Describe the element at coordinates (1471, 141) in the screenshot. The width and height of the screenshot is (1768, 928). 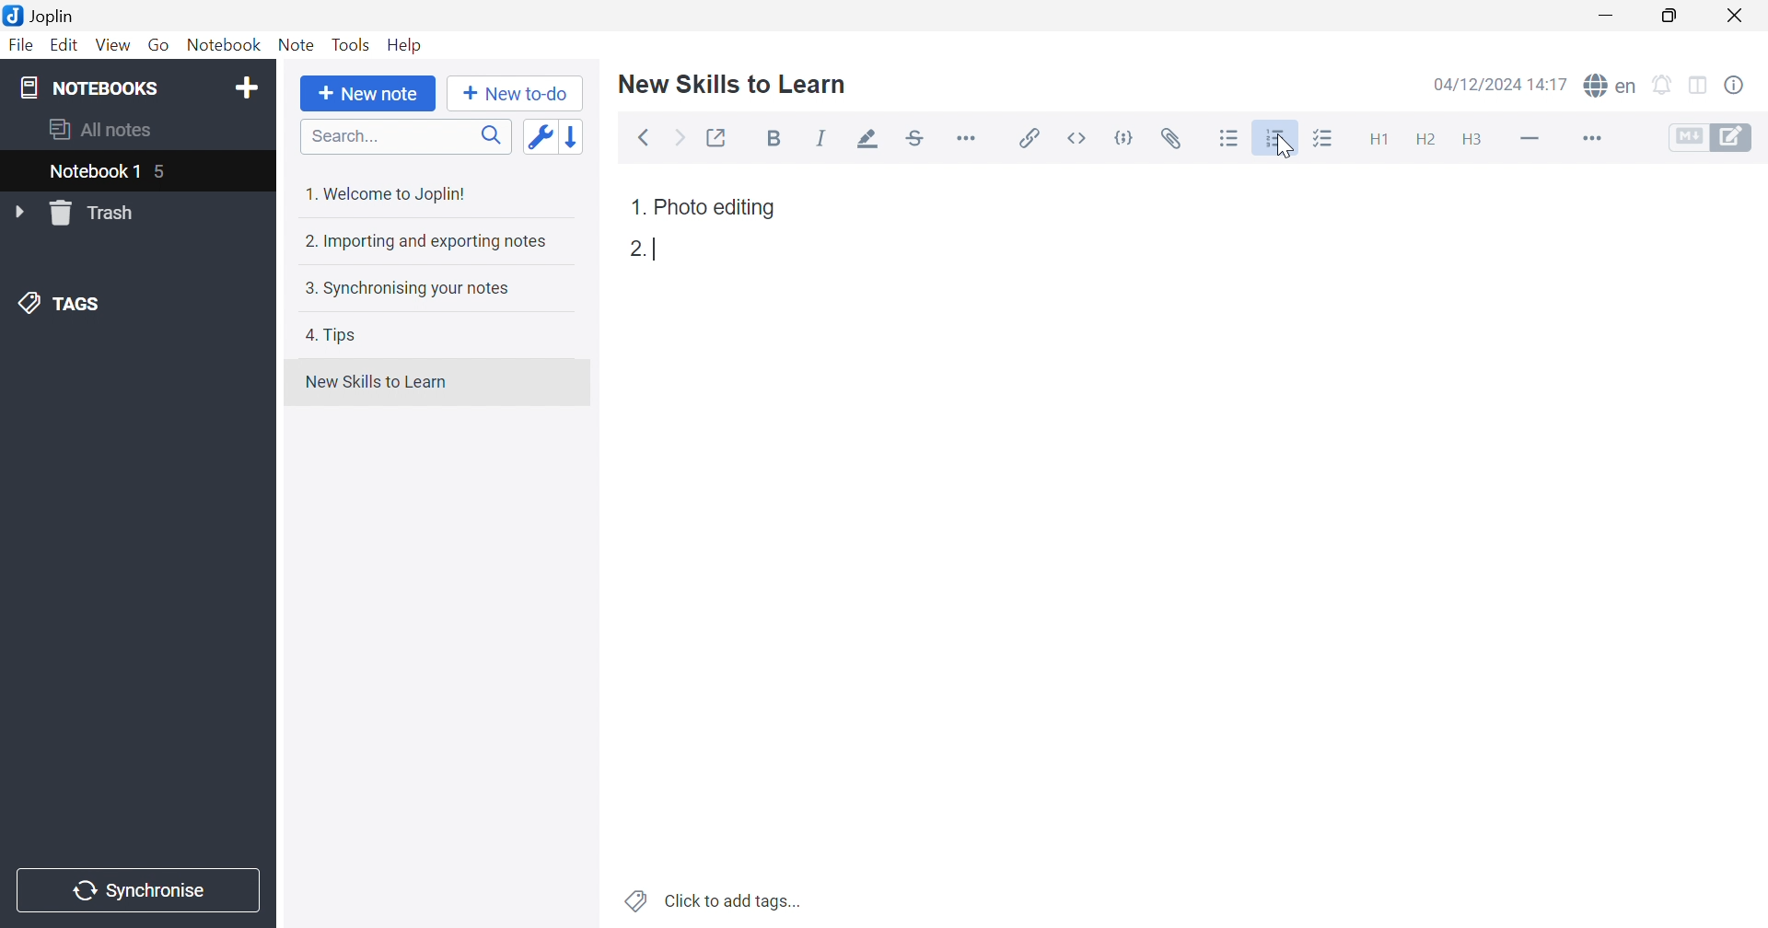
I see `Heading 3` at that location.